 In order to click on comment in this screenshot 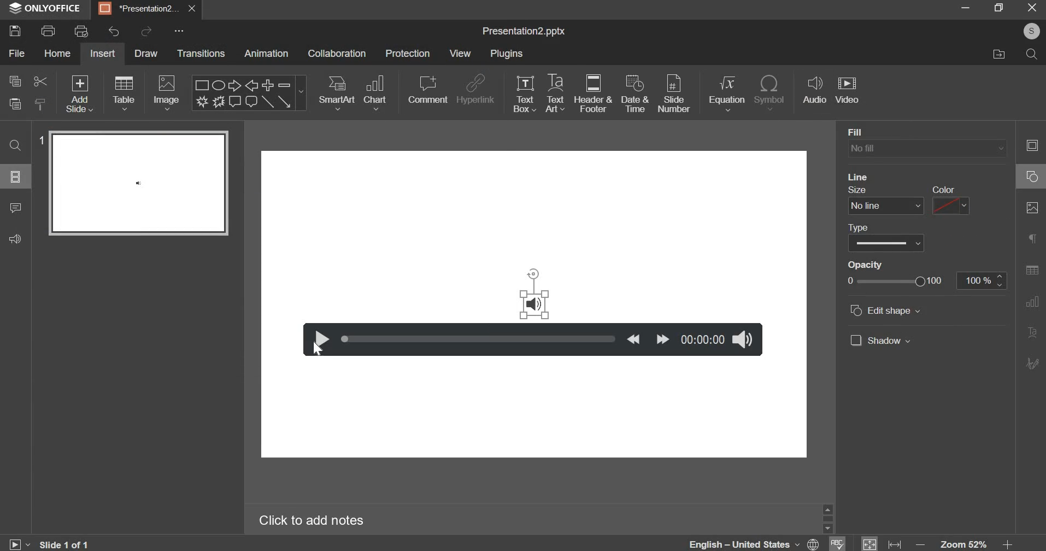, I will do `click(428, 86)`.